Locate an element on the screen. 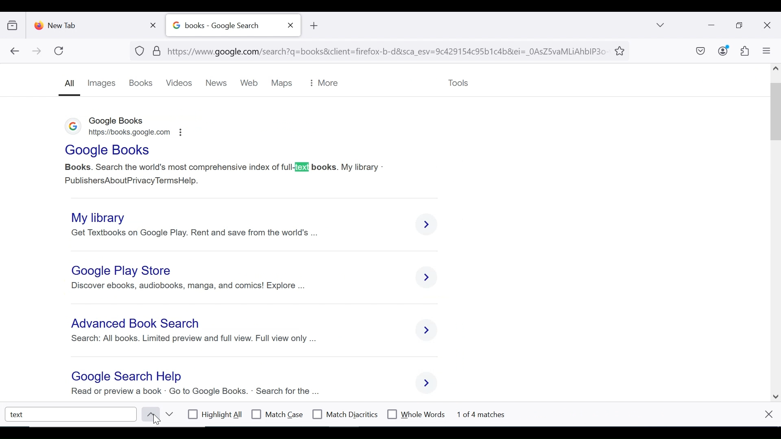 The image size is (781, 439). show recent browsing across devices is located at coordinates (14, 24).